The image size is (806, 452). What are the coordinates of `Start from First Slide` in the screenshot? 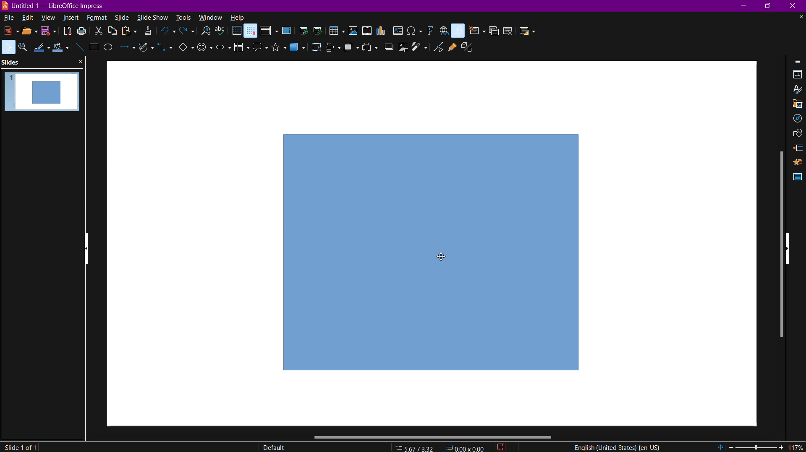 It's located at (304, 31).